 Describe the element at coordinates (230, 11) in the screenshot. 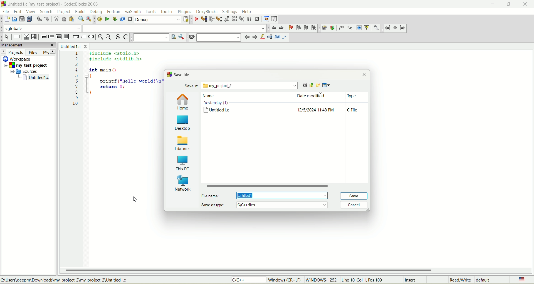

I see `settings` at that location.